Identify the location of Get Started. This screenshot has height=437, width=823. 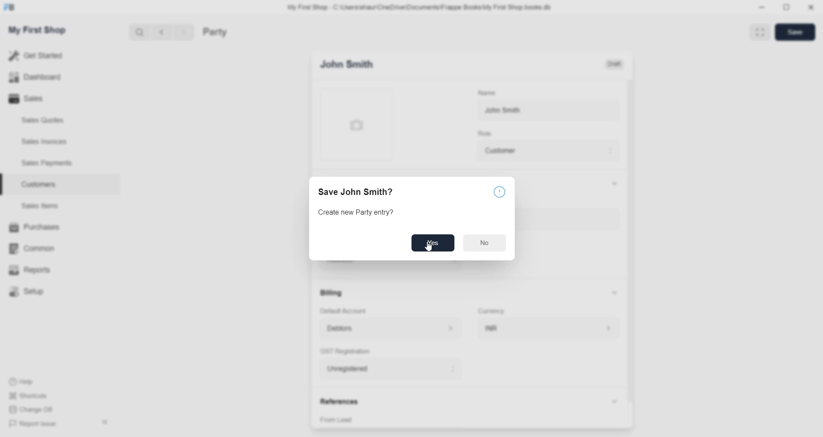
(37, 56).